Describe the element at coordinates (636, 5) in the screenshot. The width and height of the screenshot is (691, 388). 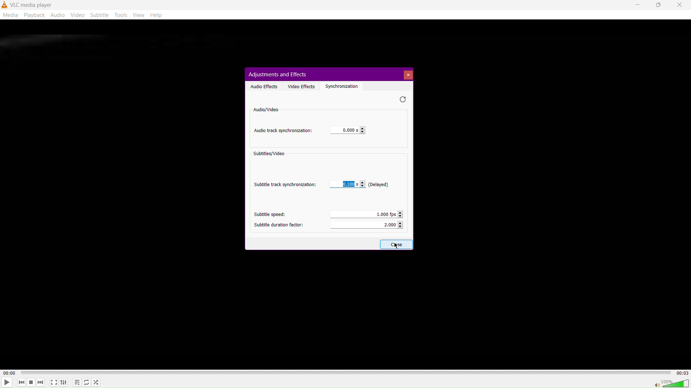
I see `Minimize` at that location.